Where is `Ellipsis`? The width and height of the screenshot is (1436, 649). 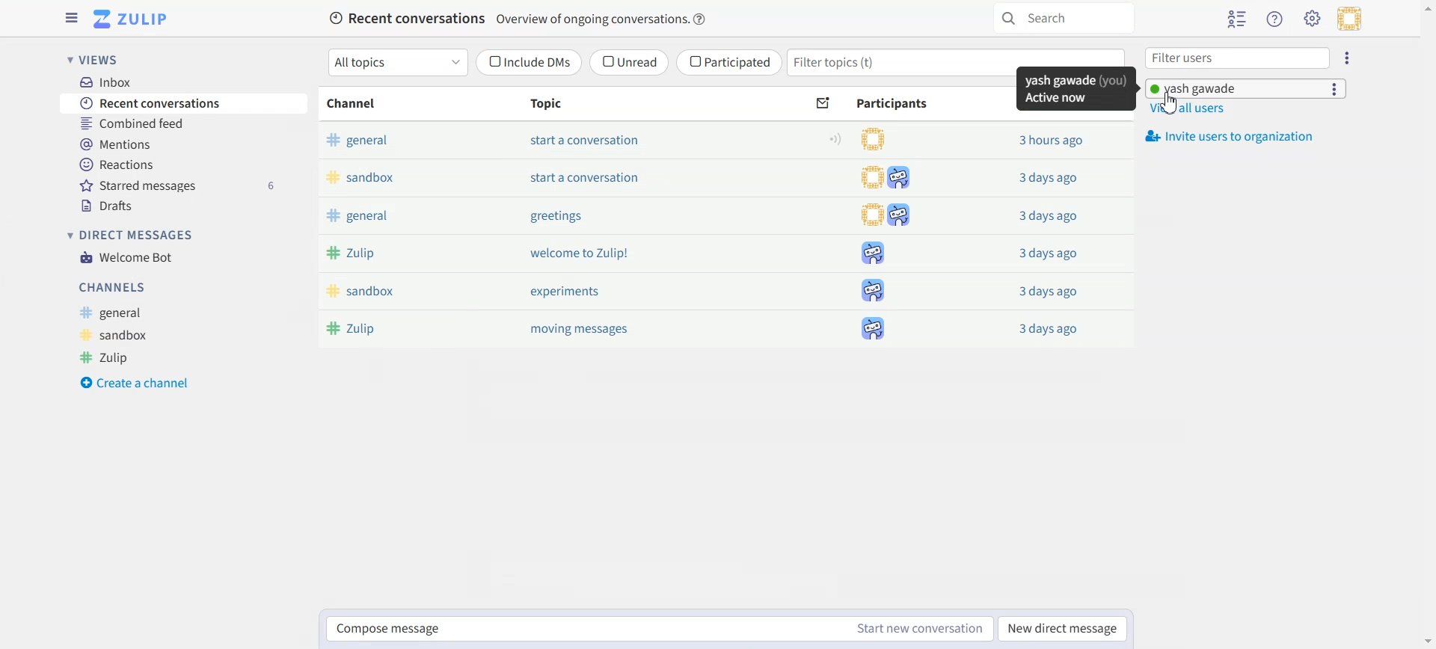
Ellipsis is located at coordinates (1344, 58).